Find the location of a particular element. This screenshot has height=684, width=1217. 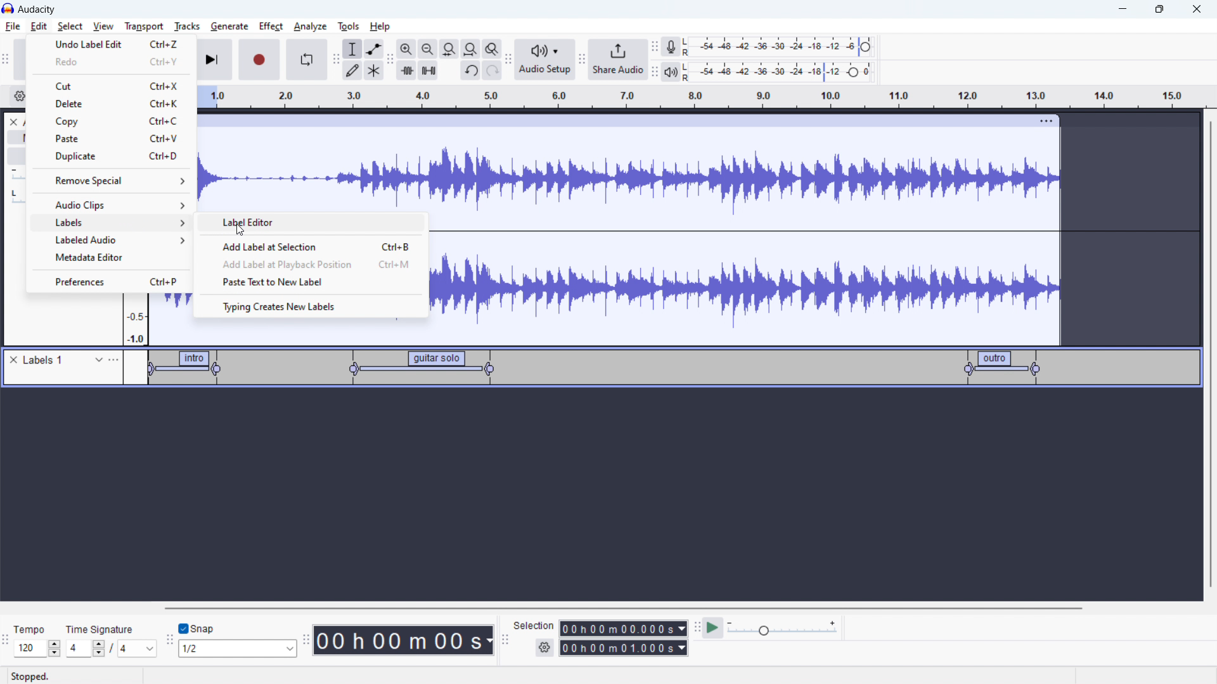

Copy Ctrl+C is located at coordinates (120, 122).